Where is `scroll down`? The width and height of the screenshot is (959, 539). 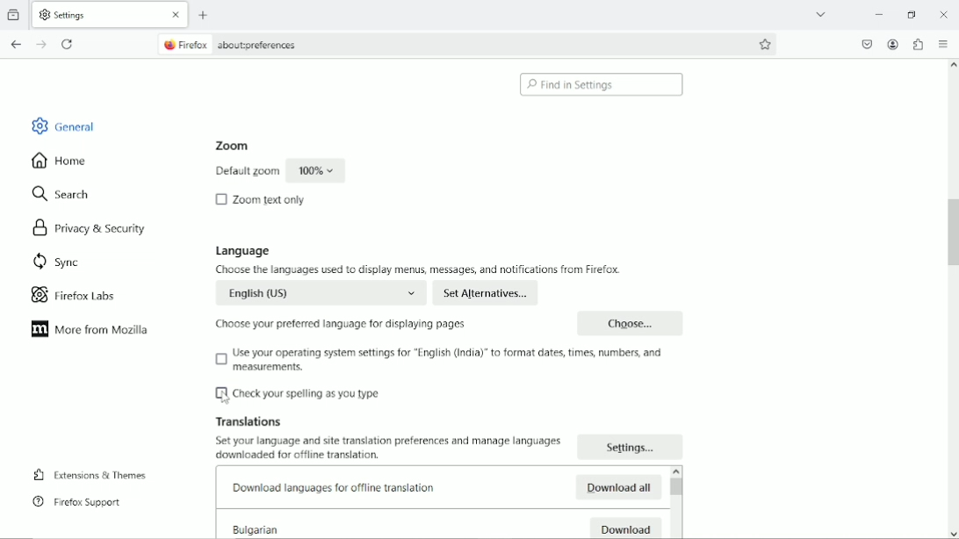
scroll down is located at coordinates (953, 533).